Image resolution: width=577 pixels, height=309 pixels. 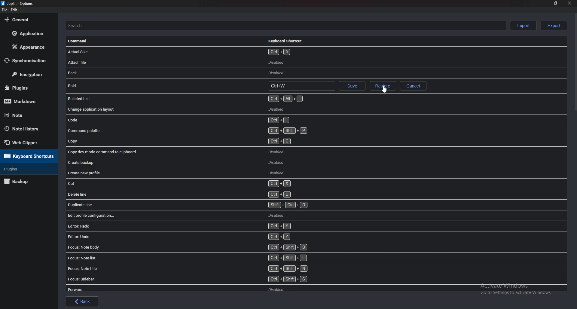 I want to click on Close, so click(x=569, y=3).